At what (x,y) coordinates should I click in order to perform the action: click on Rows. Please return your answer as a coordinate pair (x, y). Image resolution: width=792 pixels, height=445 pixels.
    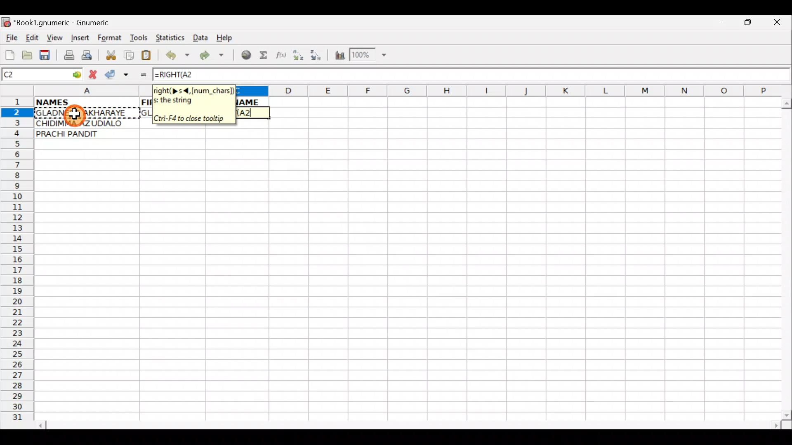
    Looking at the image, I should click on (17, 262).